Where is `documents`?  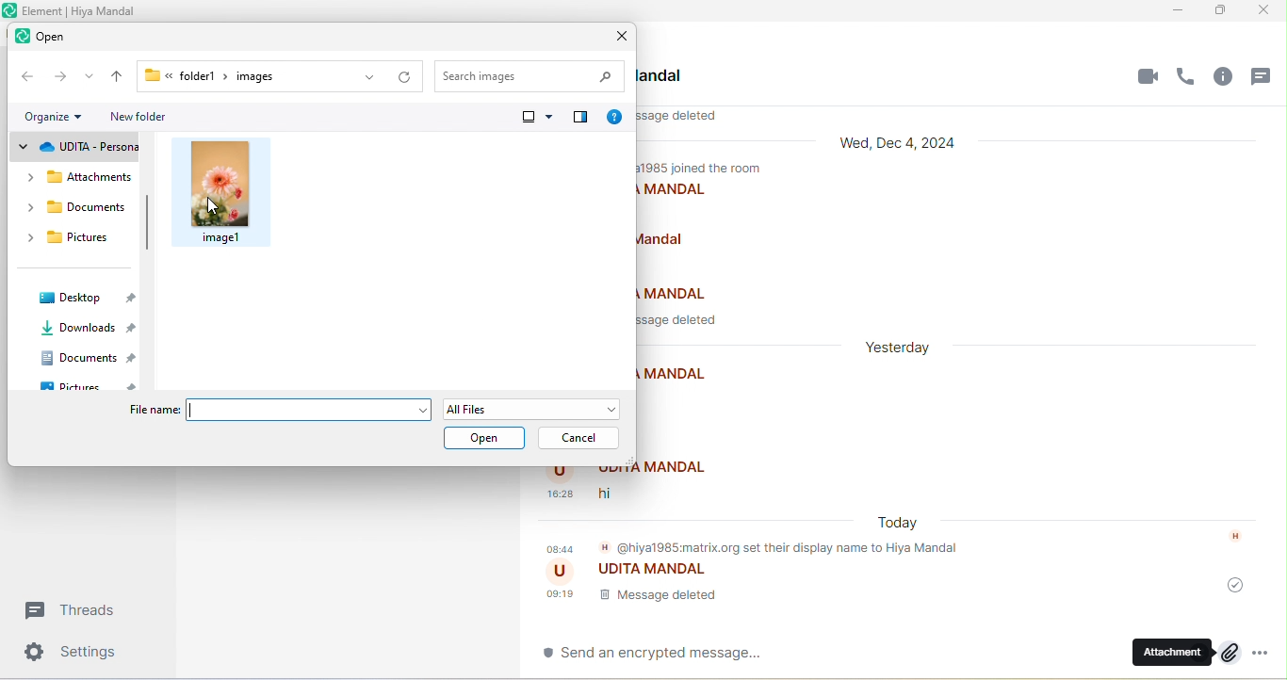 documents is located at coordinates (72, 210).